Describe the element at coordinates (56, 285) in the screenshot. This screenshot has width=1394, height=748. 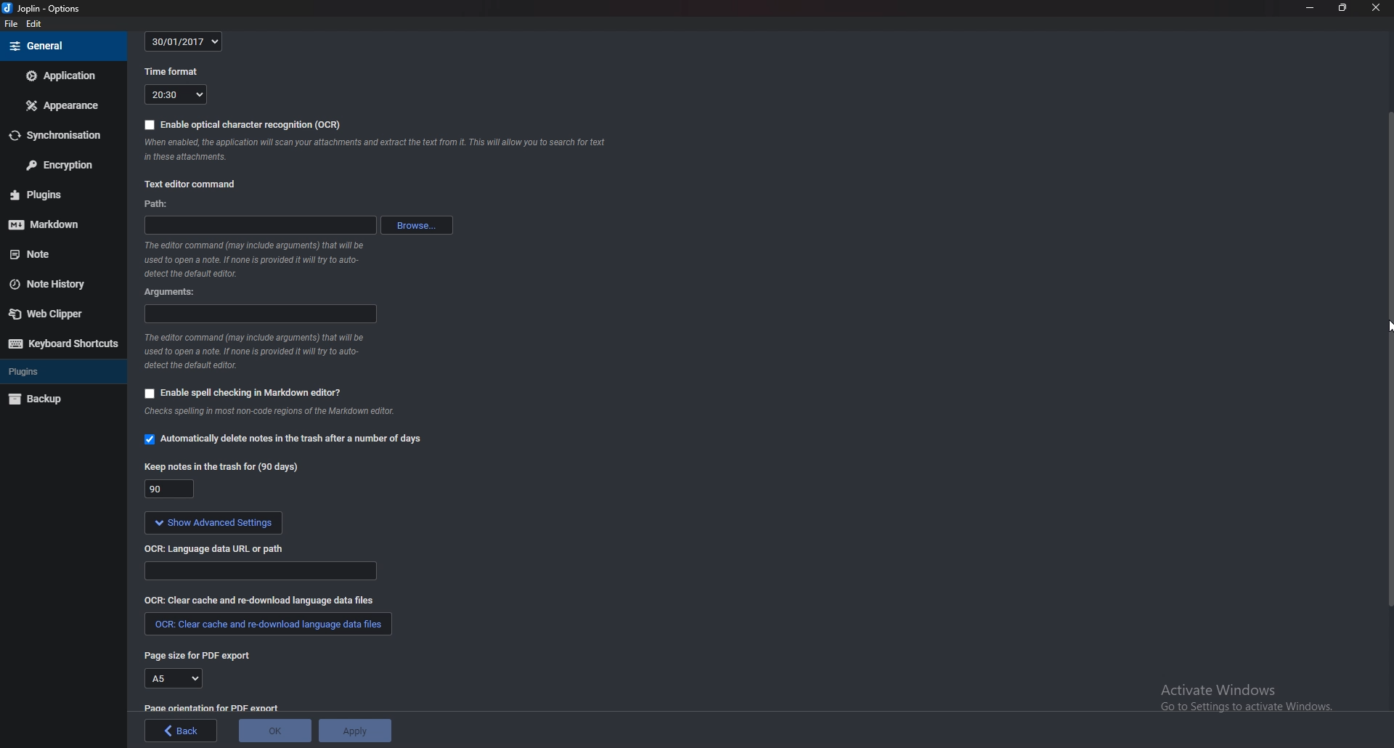
I see `Note history` at that location.